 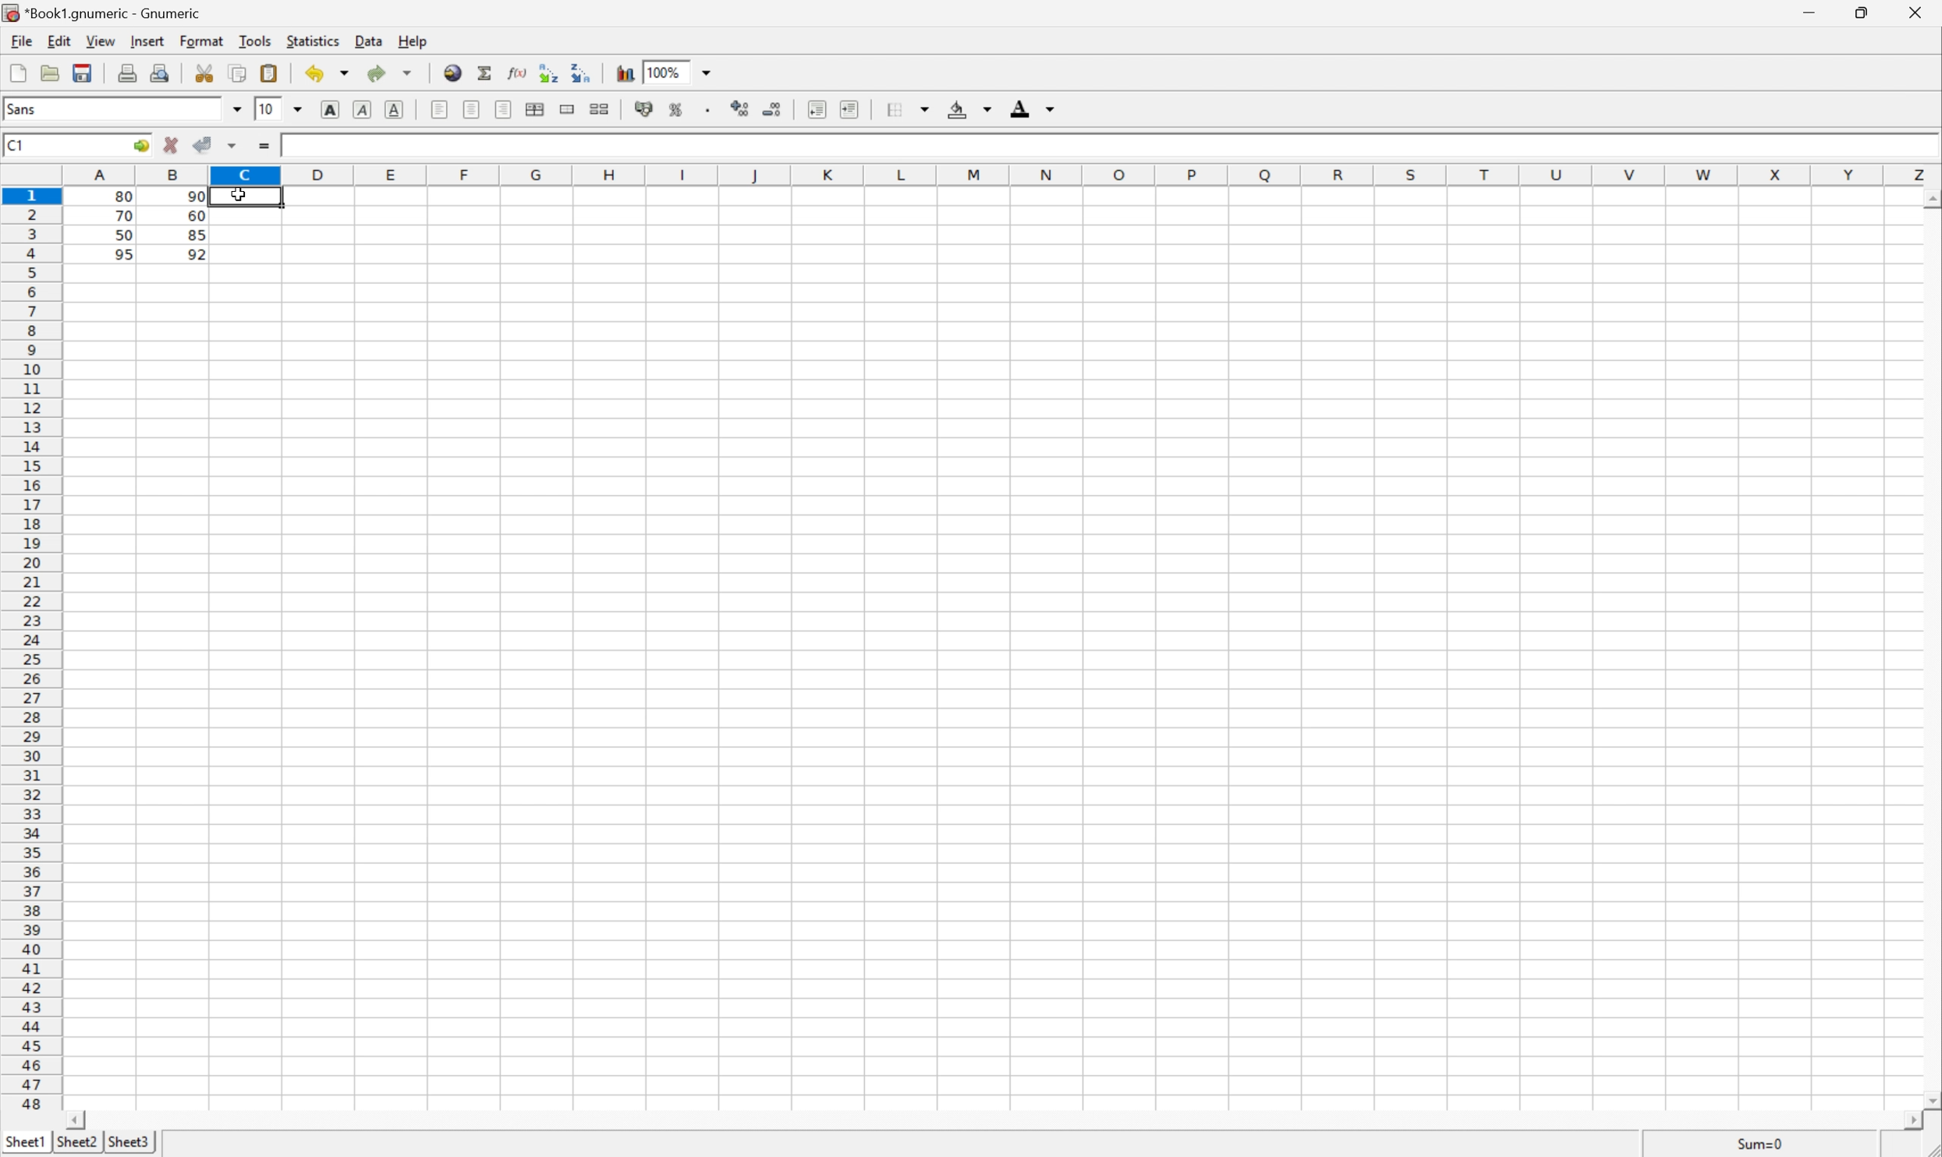 What do you see at coordinates (125, 218) in the screenshot?
I see `70` at bounding box center [125, 218].